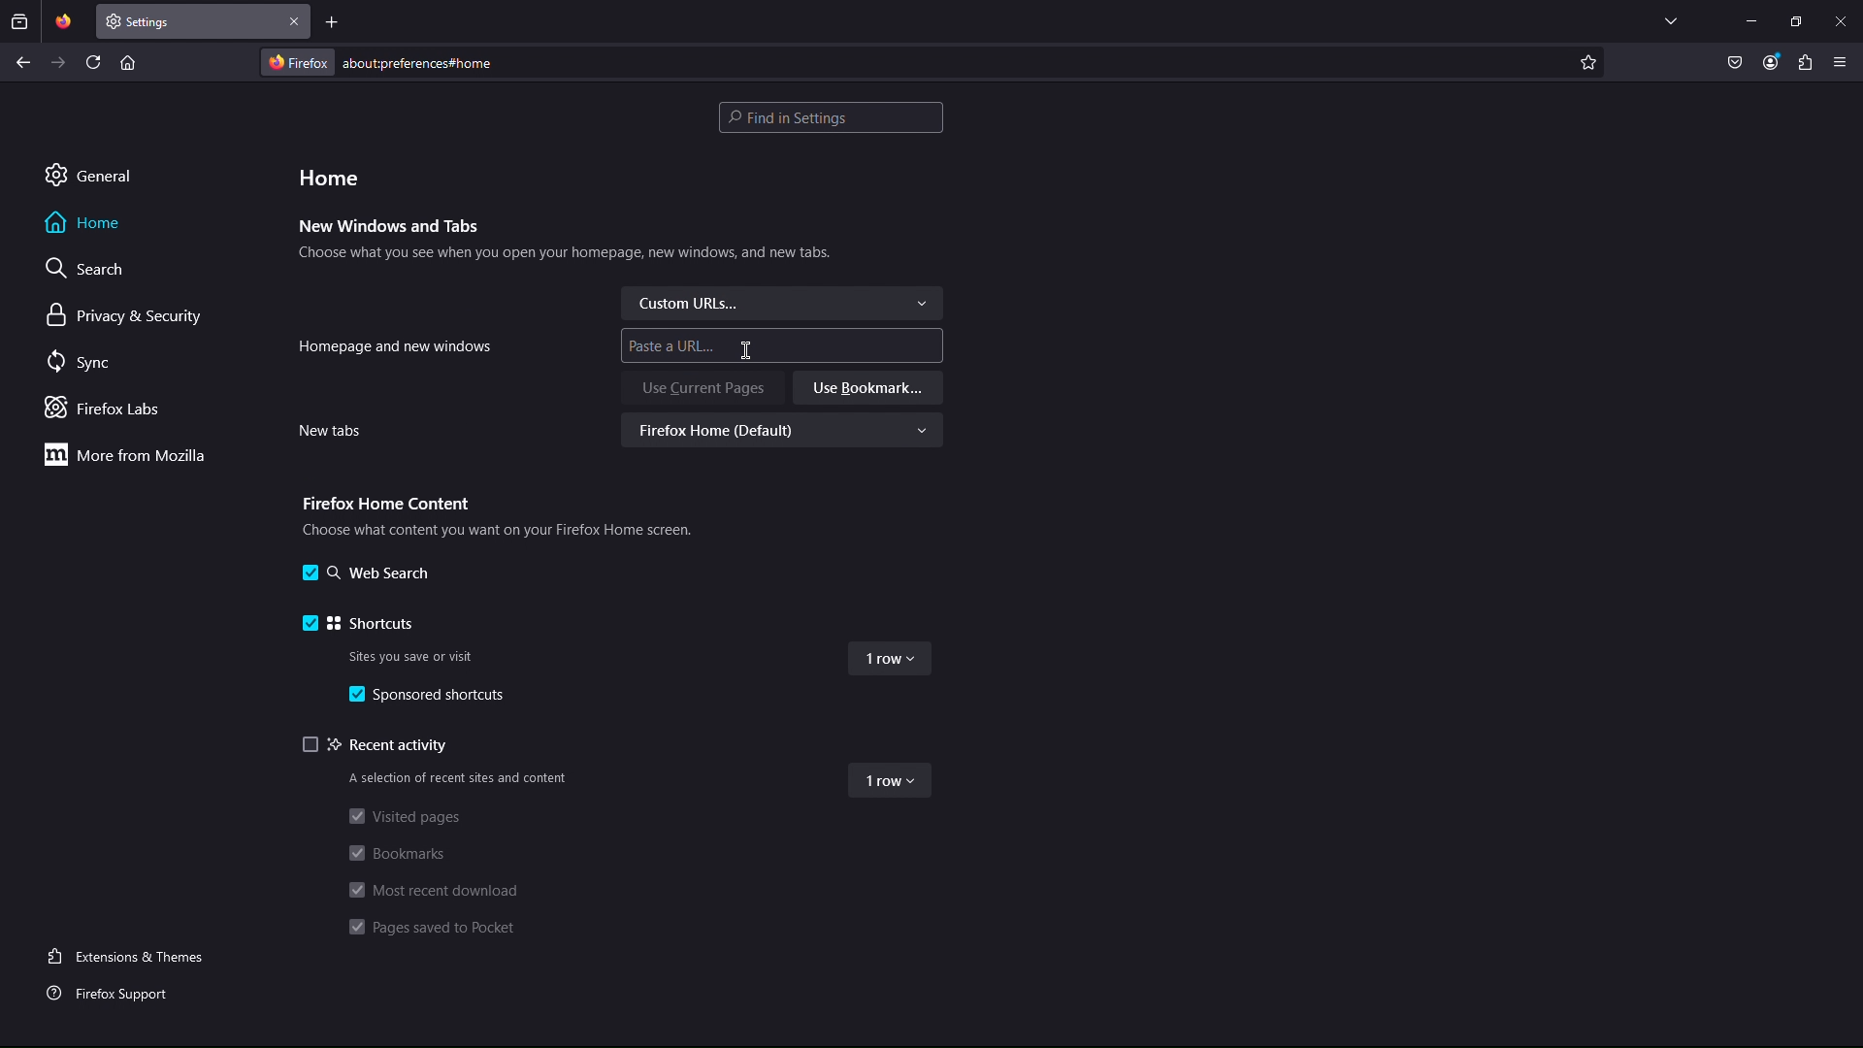  I want to click on Use Bookmark, so click(867, 388).